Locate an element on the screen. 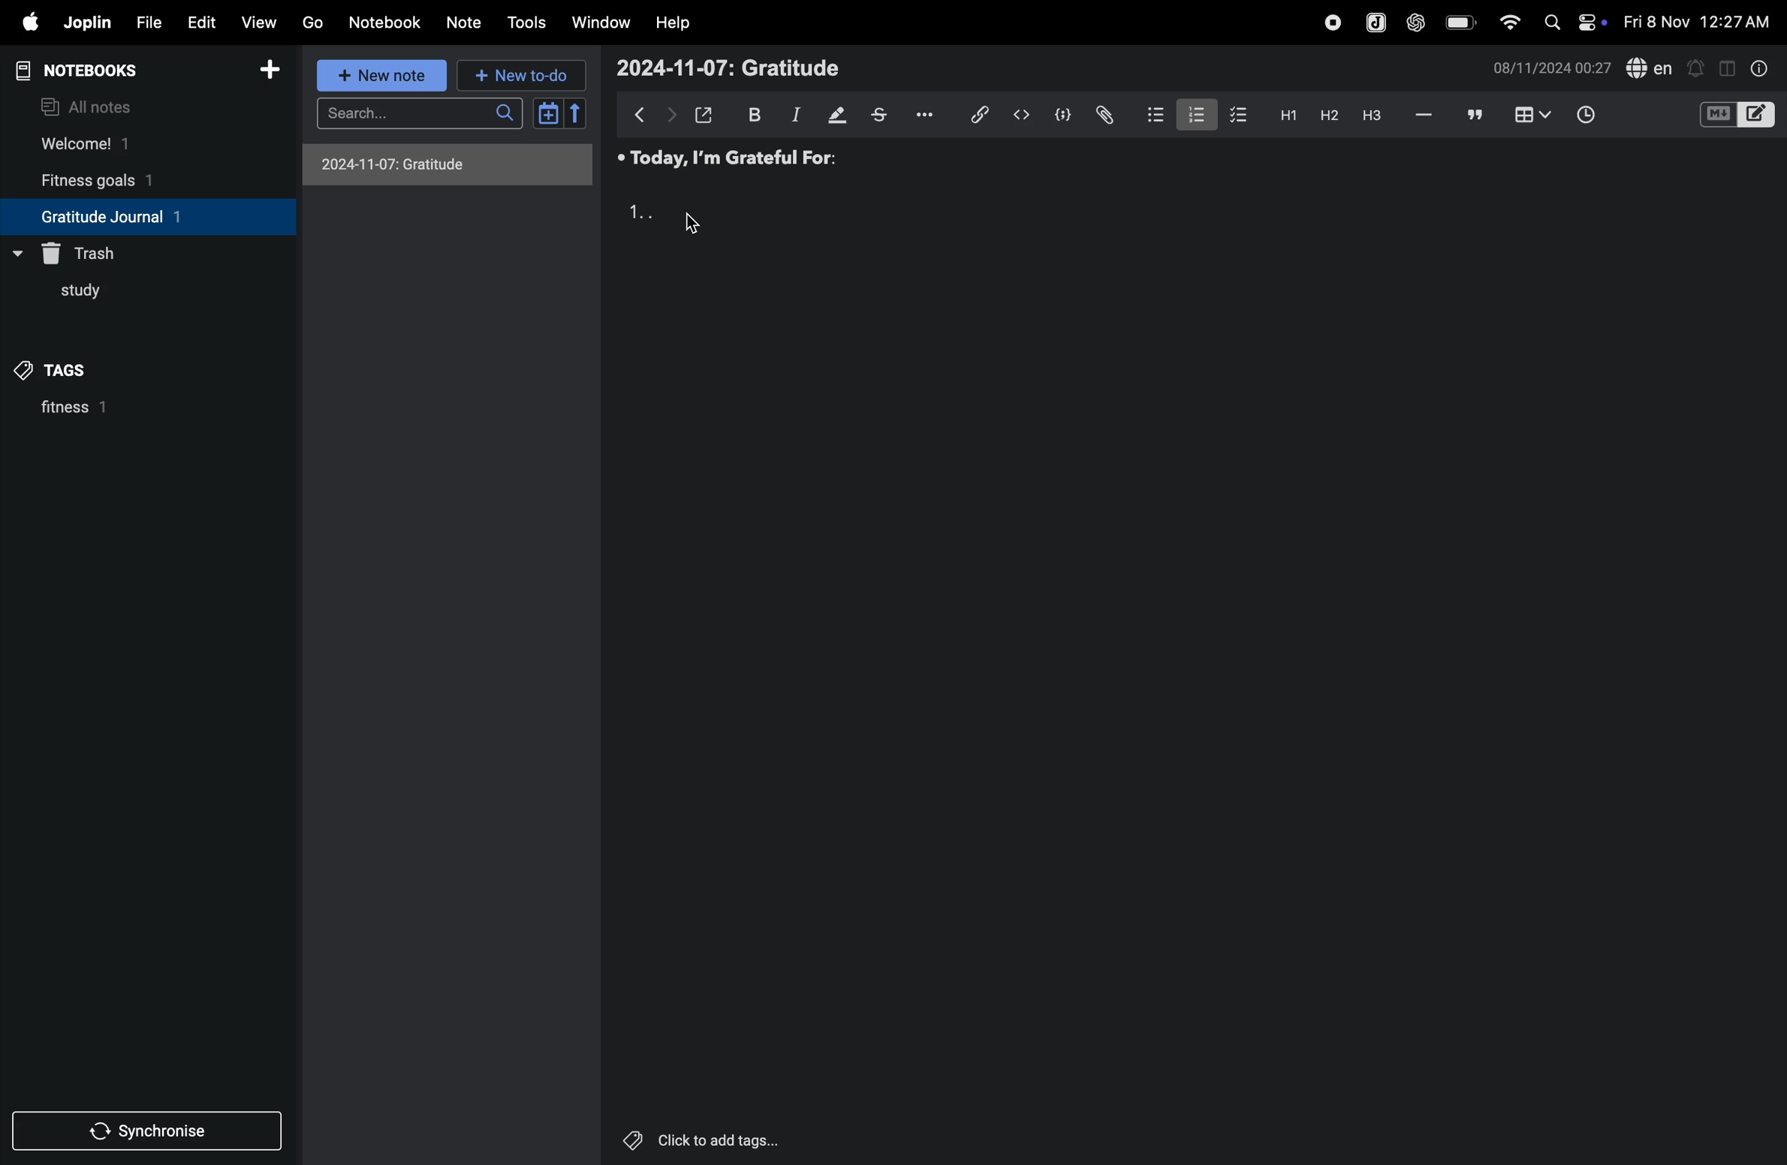 The height and width of the screenshot is (1165, 1787). insert sedit link is located at coordinates (980, 115).